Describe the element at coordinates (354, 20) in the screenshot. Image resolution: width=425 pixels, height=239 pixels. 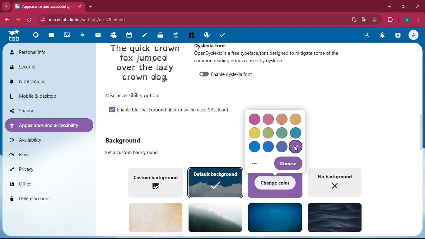
I see `desktop` at that location.